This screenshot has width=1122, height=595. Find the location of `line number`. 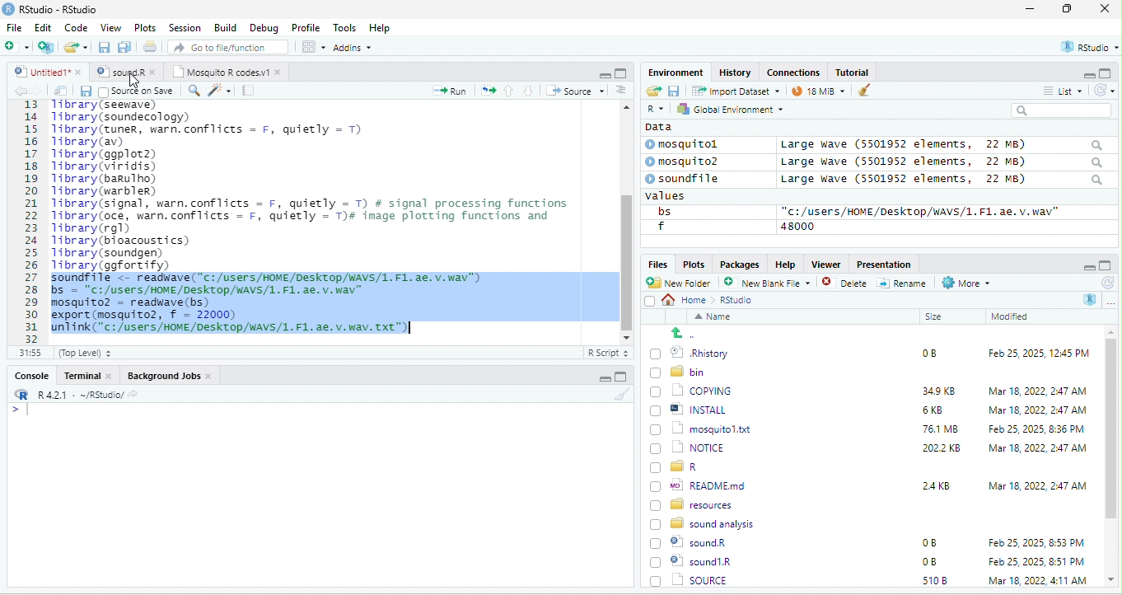

line number is located at coordinates (33, 221).